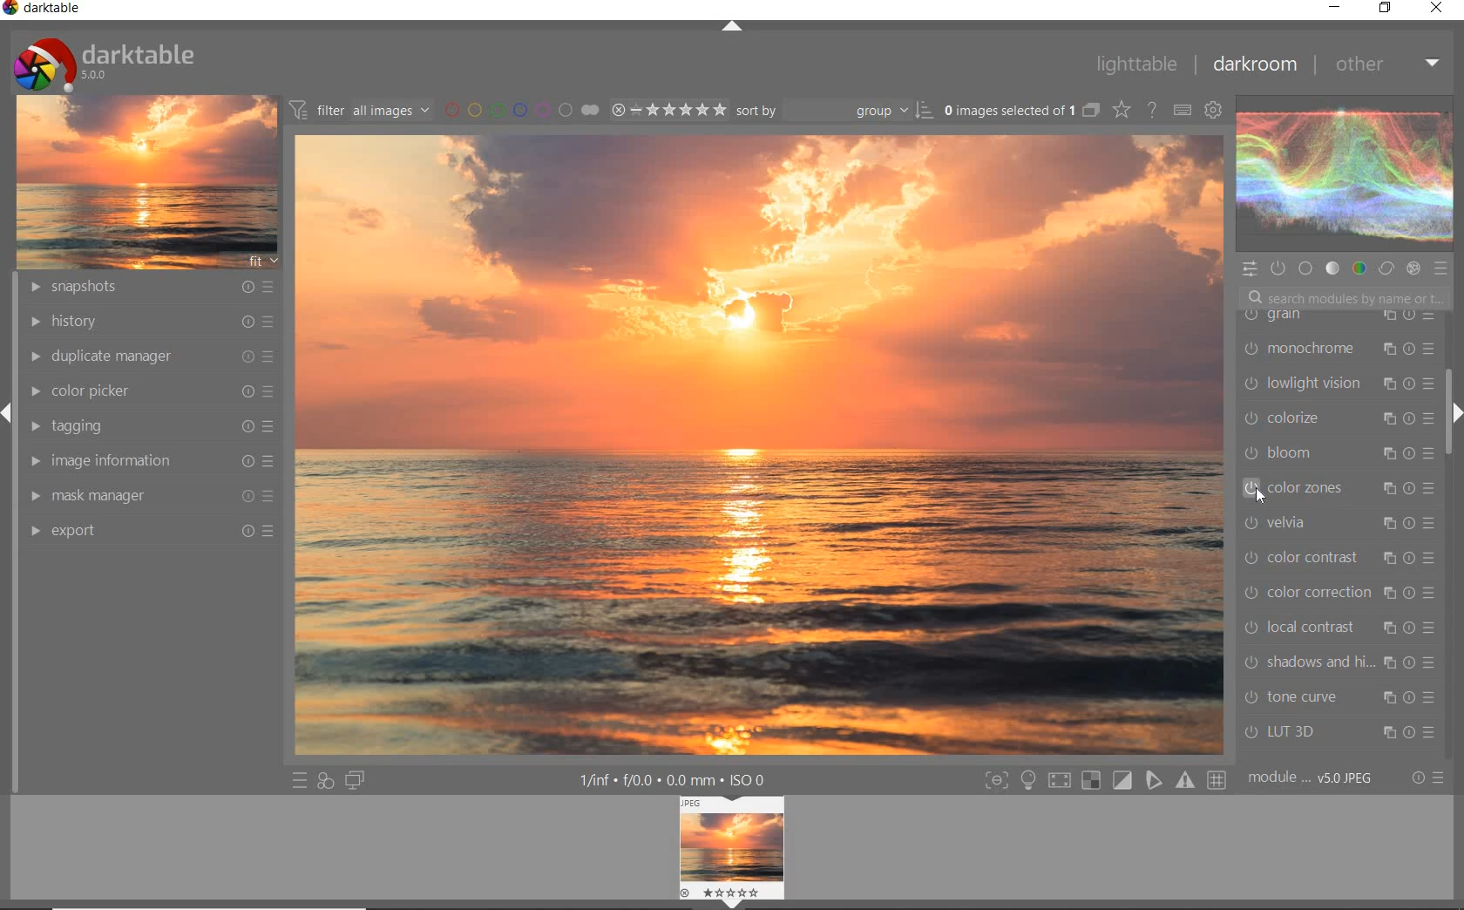 The height and width of the screenshot is (910, 1464). I want to click on Cursor, so click(1257, 490).